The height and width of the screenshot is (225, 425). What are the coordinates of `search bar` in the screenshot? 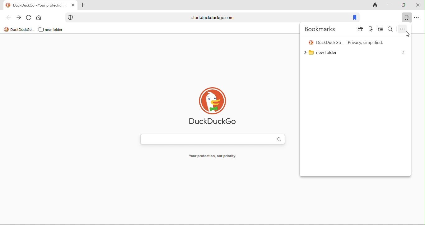 It's located at (213, 139).